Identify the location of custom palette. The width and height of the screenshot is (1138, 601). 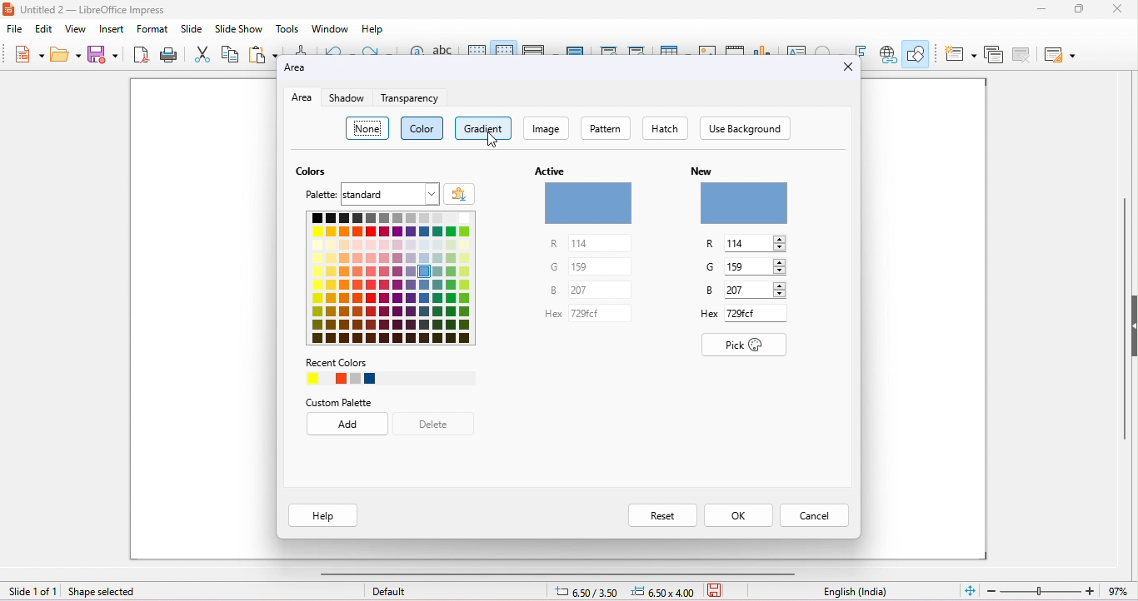
(345, 399).